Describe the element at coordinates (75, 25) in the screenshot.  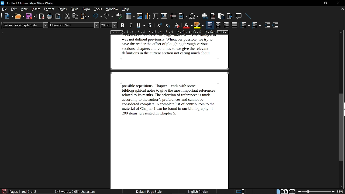
I see `font style` at that location.